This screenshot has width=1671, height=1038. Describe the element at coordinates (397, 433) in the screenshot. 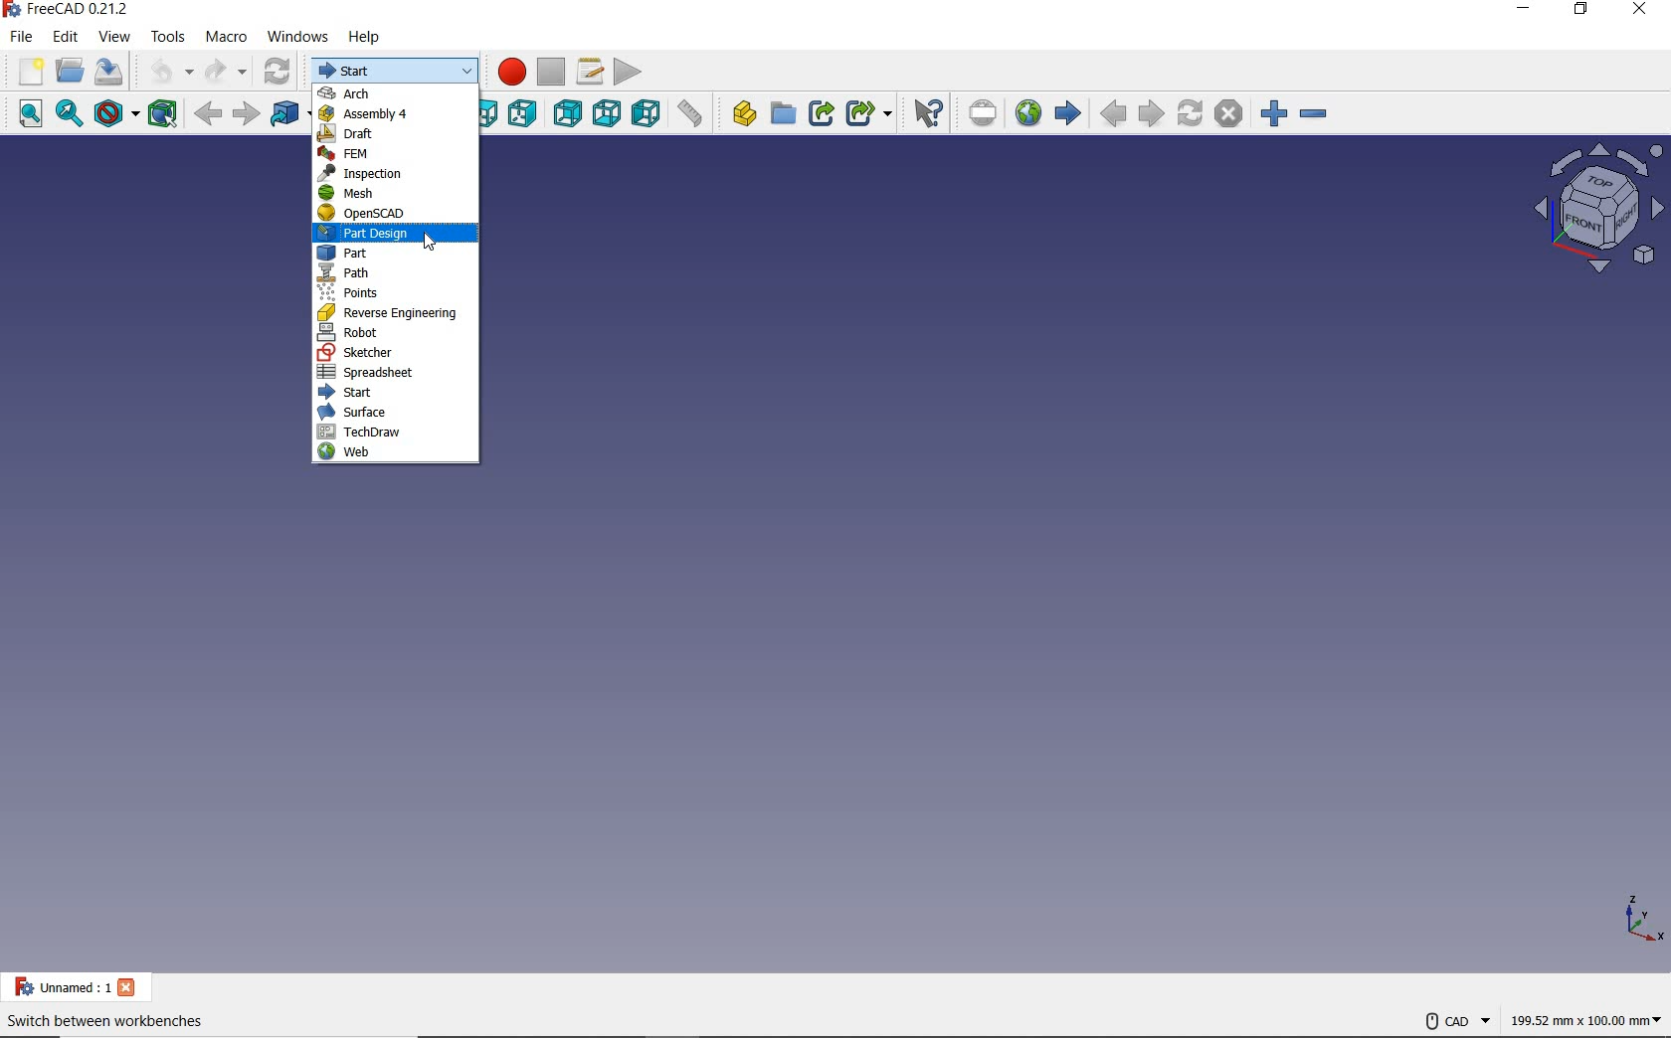

I see `TECHDRAW` at that location.